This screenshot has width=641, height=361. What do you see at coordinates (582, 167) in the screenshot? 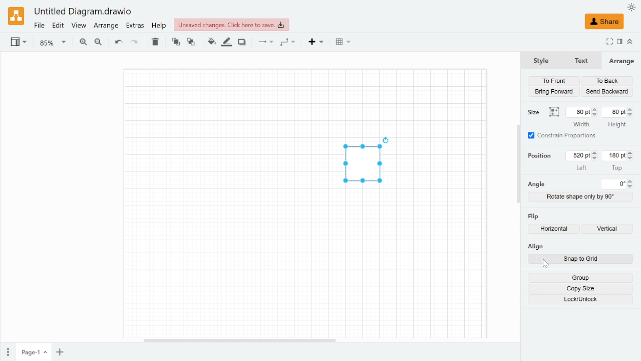
I see `left` at bounding box center [582, 167].